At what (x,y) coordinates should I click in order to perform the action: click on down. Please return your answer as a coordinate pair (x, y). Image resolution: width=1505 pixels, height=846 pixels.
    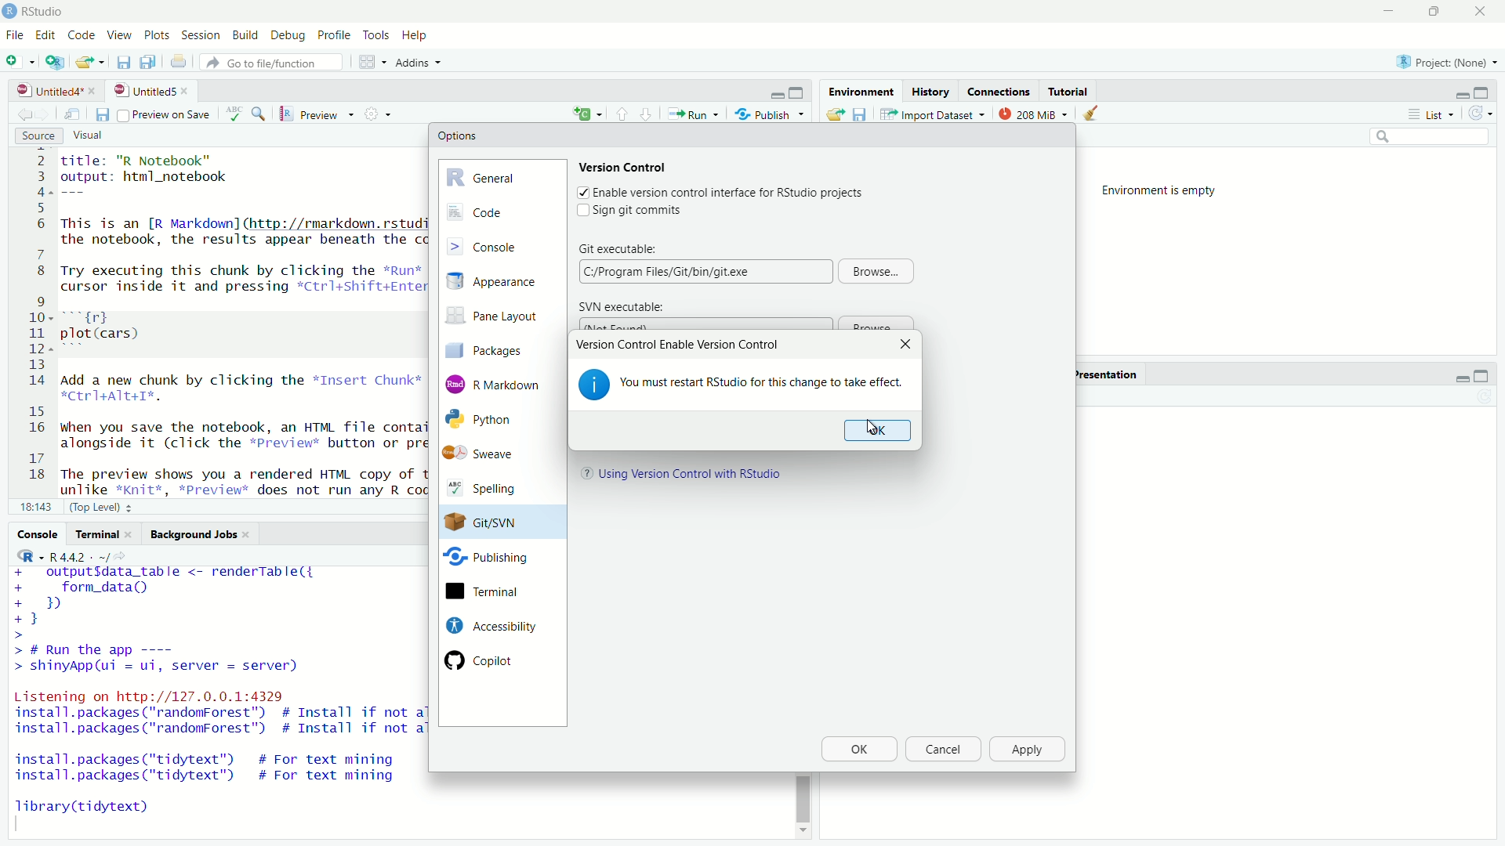
    Looking at the image, I should click on (622, 113).